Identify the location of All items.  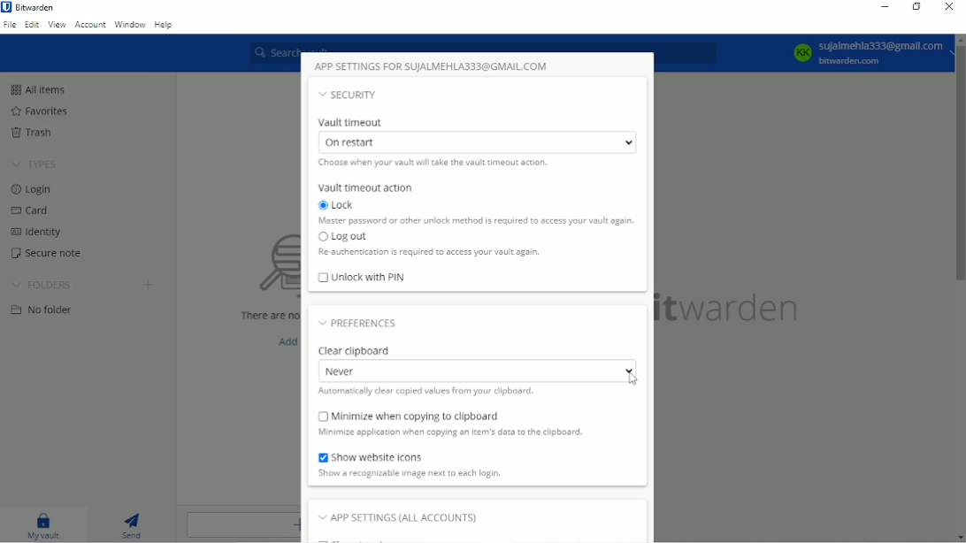
(37, 88).